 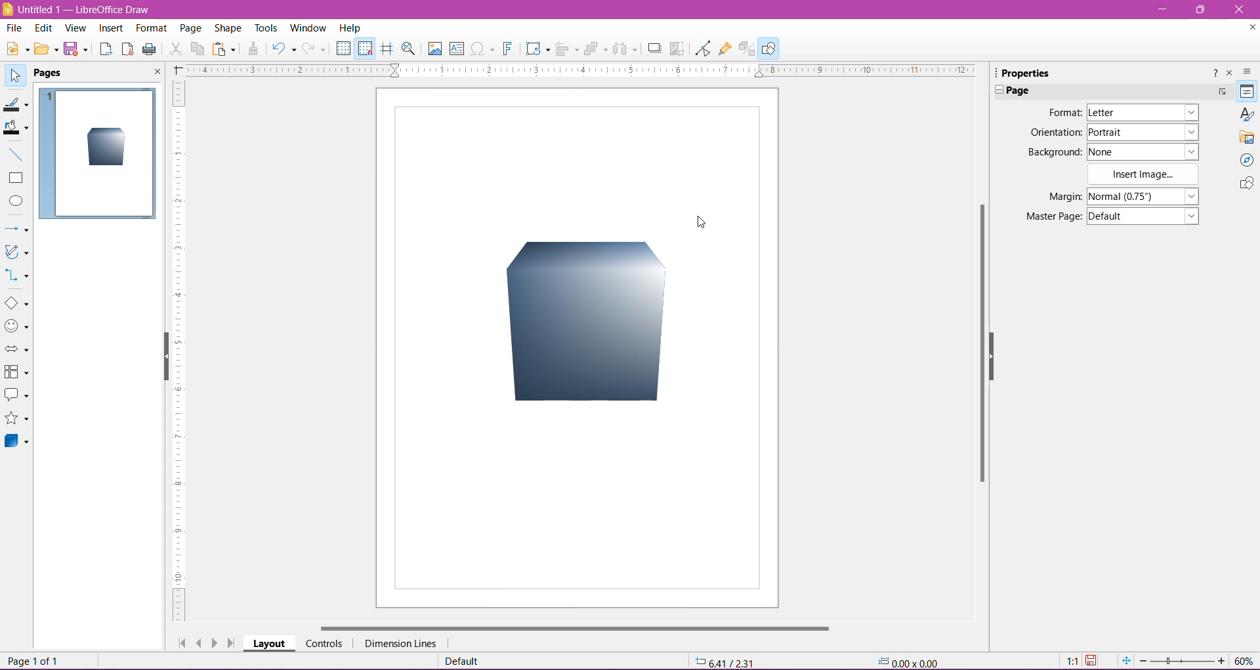 I want to click on Page 1 of 1 (Layout) scene selected, so click(x=103, y=661).